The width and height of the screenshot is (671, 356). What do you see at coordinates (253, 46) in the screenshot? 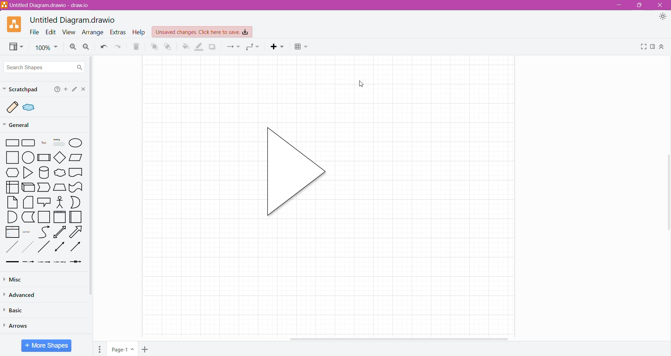
I see `Waypoints` at bounding box center [253, 46].